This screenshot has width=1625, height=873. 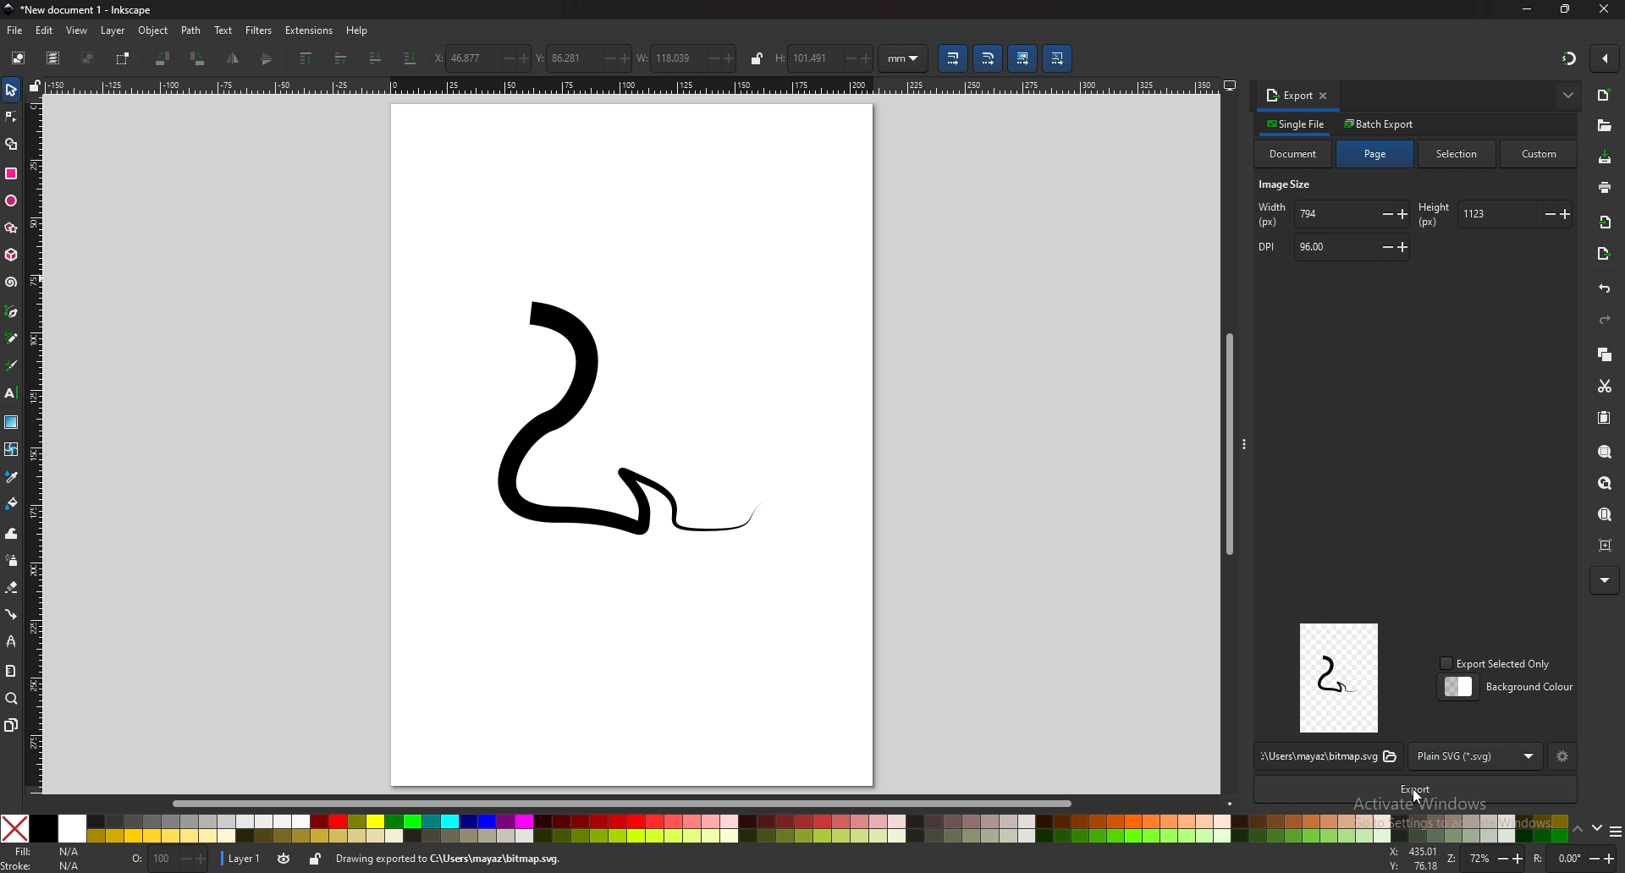 I want to click on lower selection one step, so click(x=377, y=57).